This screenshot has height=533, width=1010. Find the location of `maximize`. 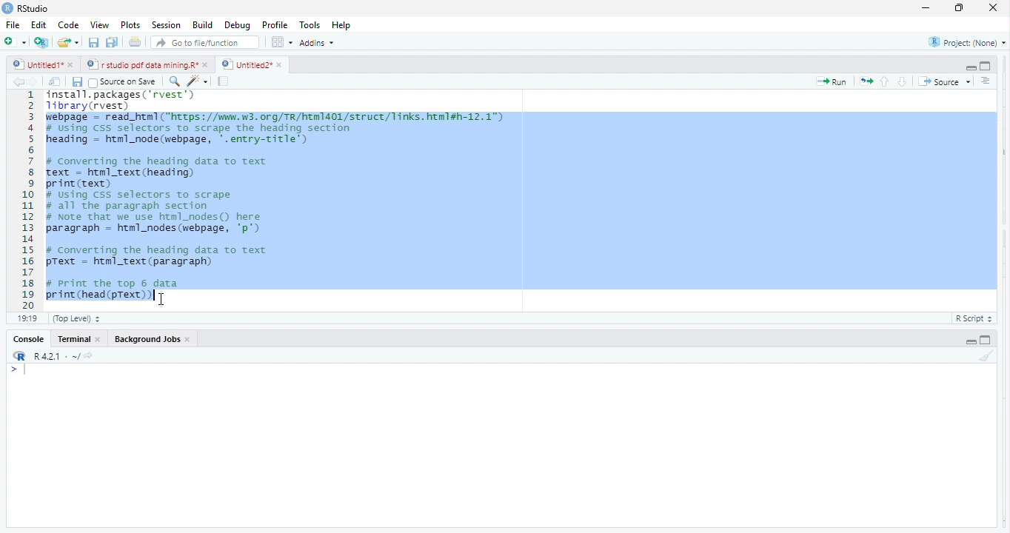

maximize is located at coordinates (924, 10).